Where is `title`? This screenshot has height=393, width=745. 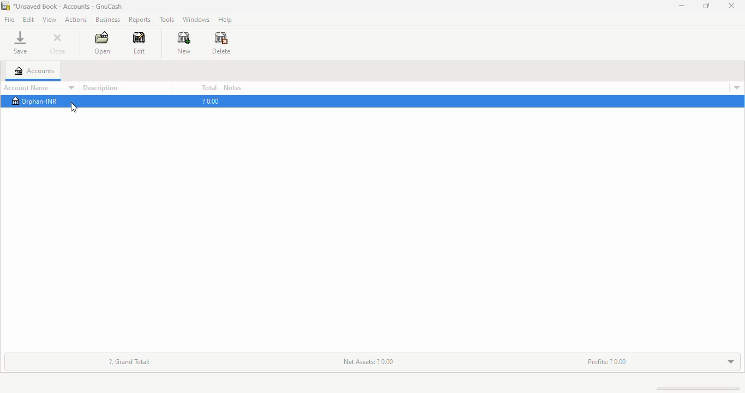
title is located at coordinates (68, 7).